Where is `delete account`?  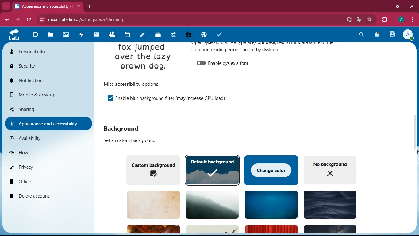
delete account is located at coordinates (45, 196).